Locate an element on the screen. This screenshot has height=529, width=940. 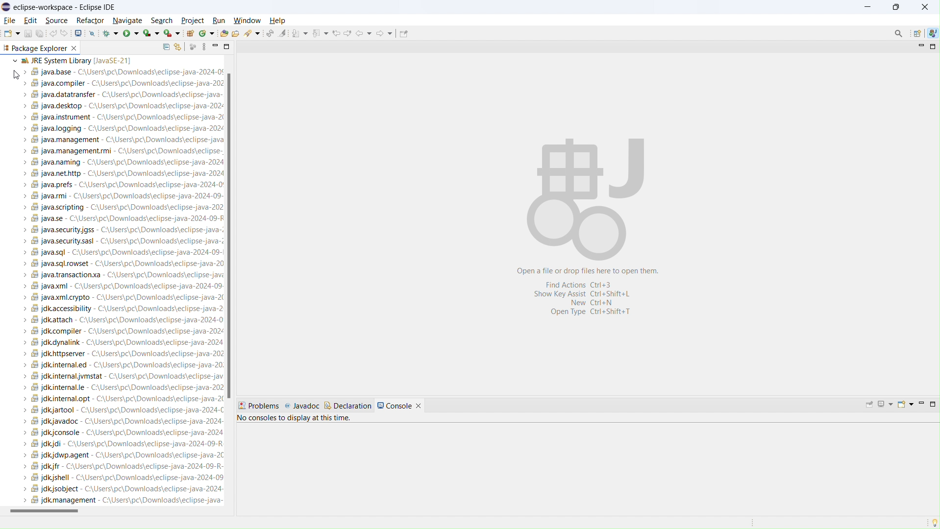
close console is located at coordinates (423, 402).